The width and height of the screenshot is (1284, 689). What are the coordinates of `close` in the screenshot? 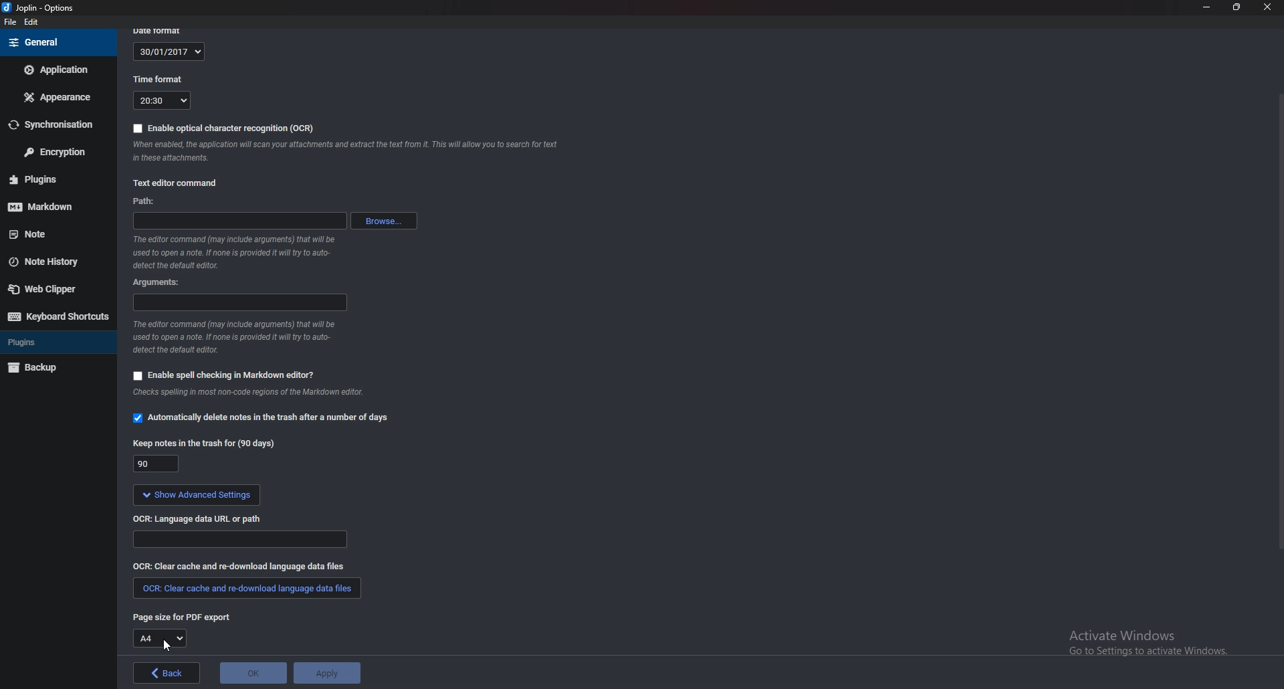 It's located at (1265, 7).